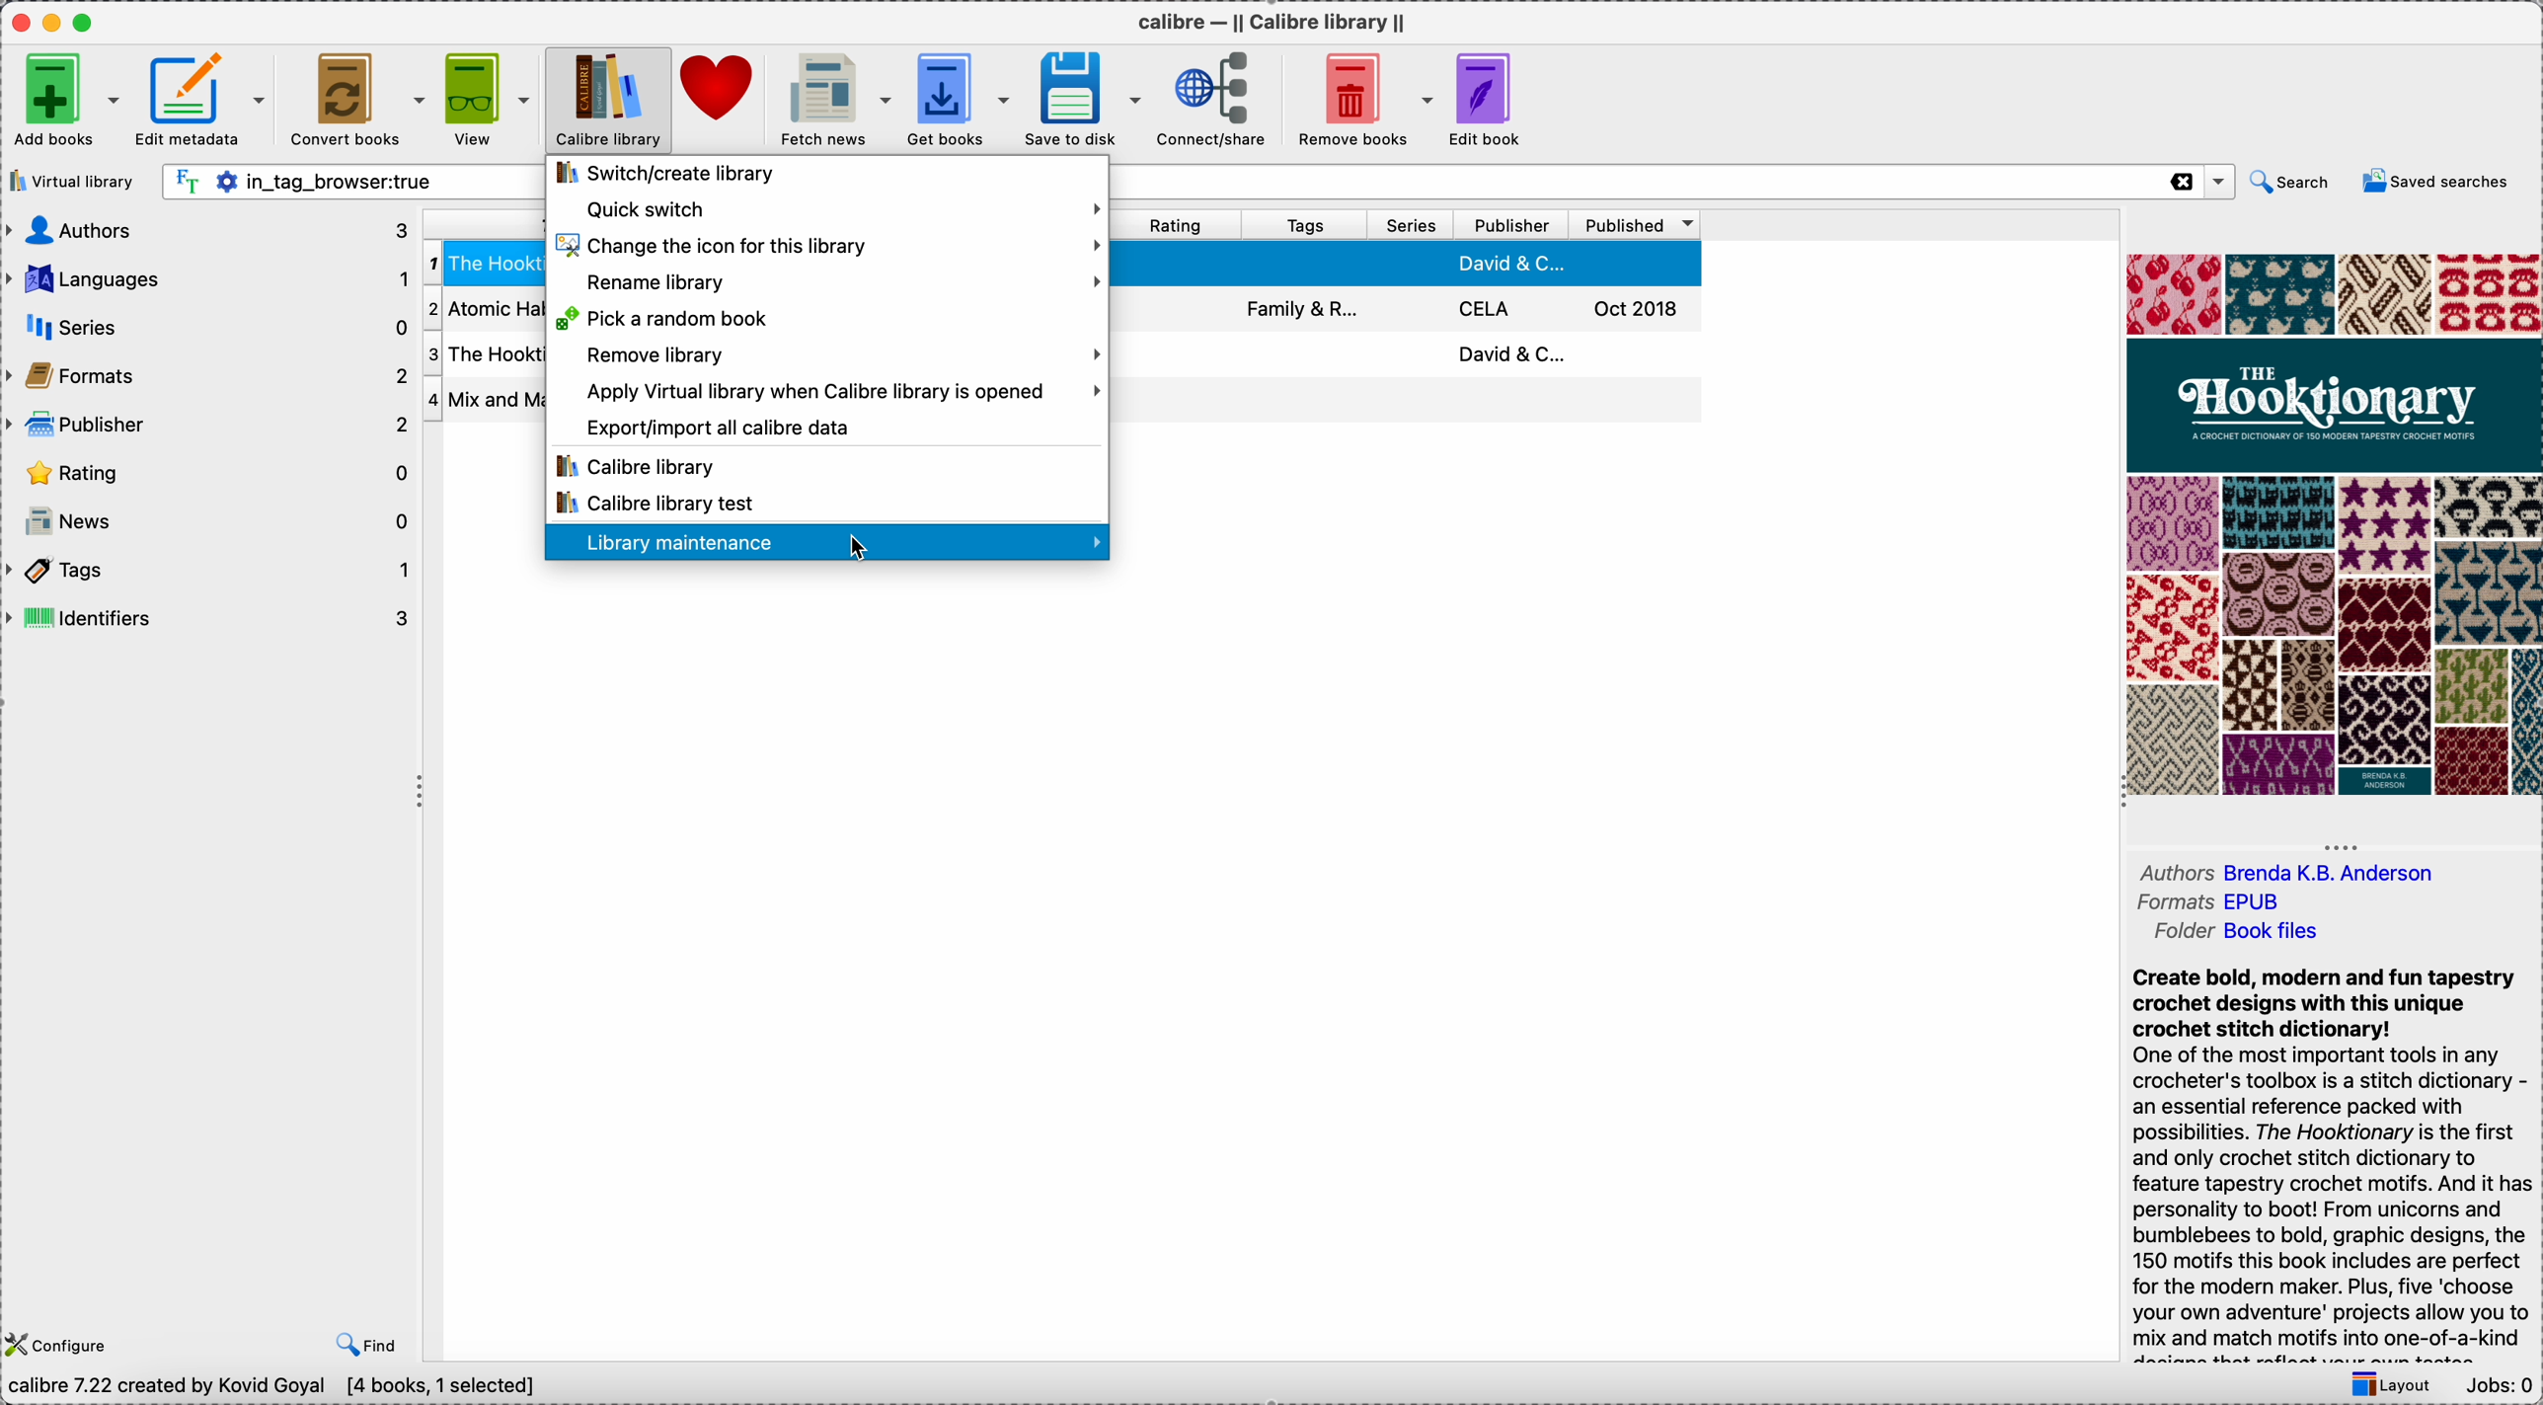 The width and height of the screenshot is (2543, 1405). What do you see at coordinates (1418, 404) in the screenshot?
I see `four book` at bounding box center [1418, 404].